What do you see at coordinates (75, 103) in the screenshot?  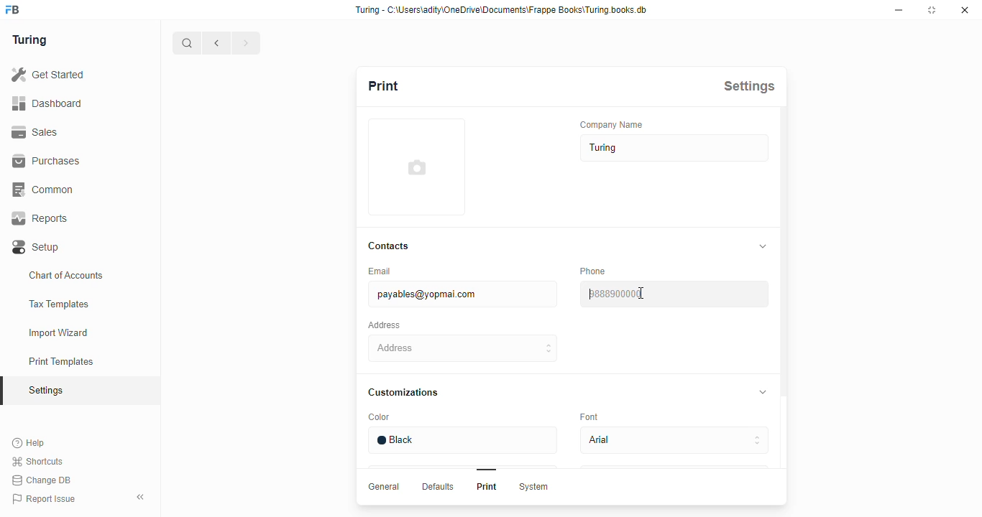 I see `Dashboard` at bounding box center [75, 103].